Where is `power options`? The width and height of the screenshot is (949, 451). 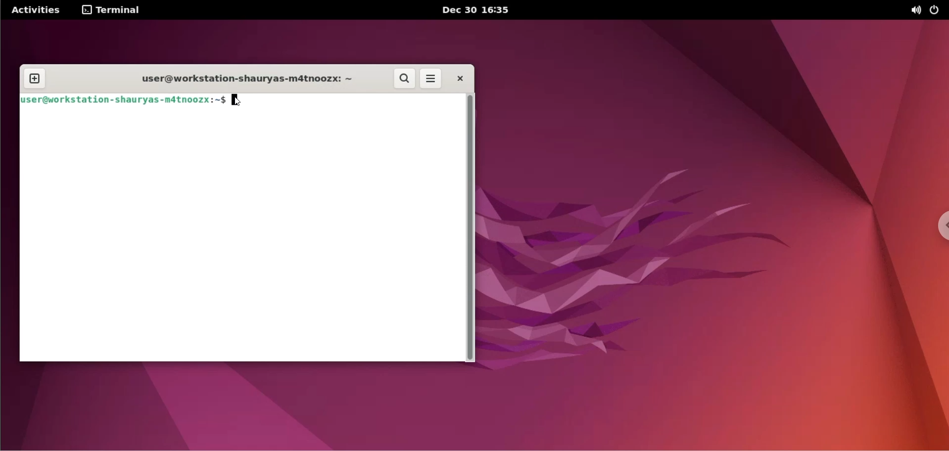 power options is located at coordinates (937, 10).